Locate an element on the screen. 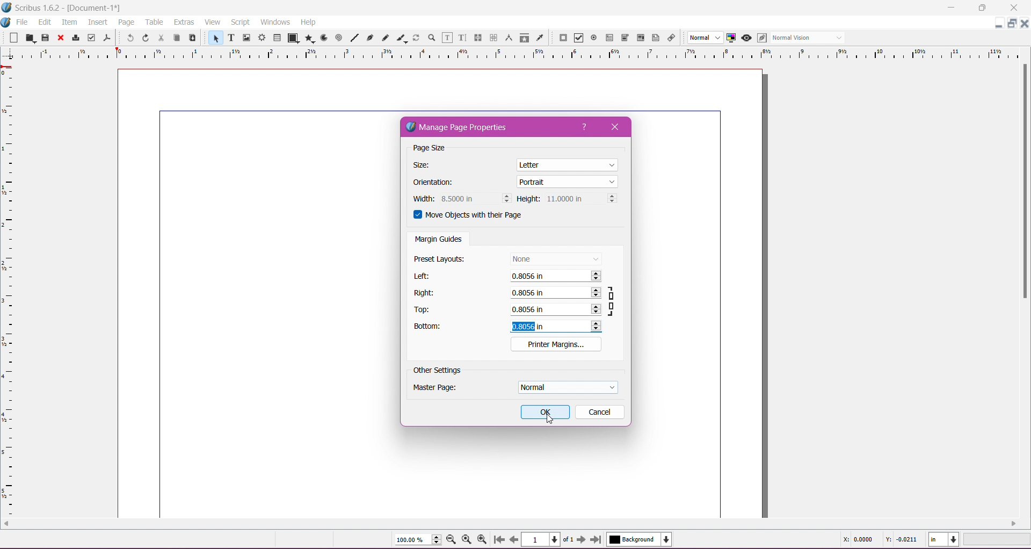 This screenshot has height=549, width=1031. Select the image preview quality is located at coordinates (704, 38).